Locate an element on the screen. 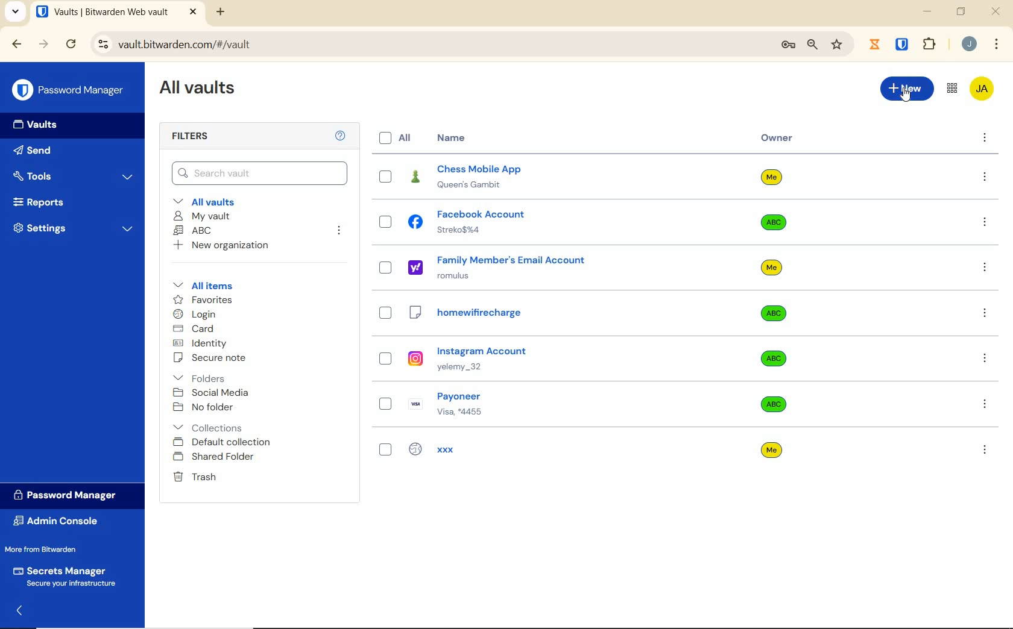 Image resolution: width=1013 pixels, height=629 pixels. identity is located at coordinates (202, 343).